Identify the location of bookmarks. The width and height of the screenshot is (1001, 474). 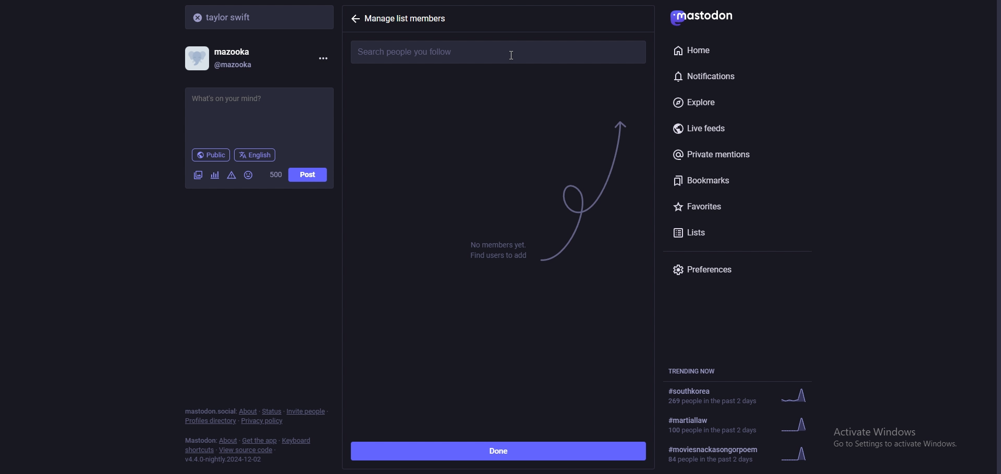
(739, 180).